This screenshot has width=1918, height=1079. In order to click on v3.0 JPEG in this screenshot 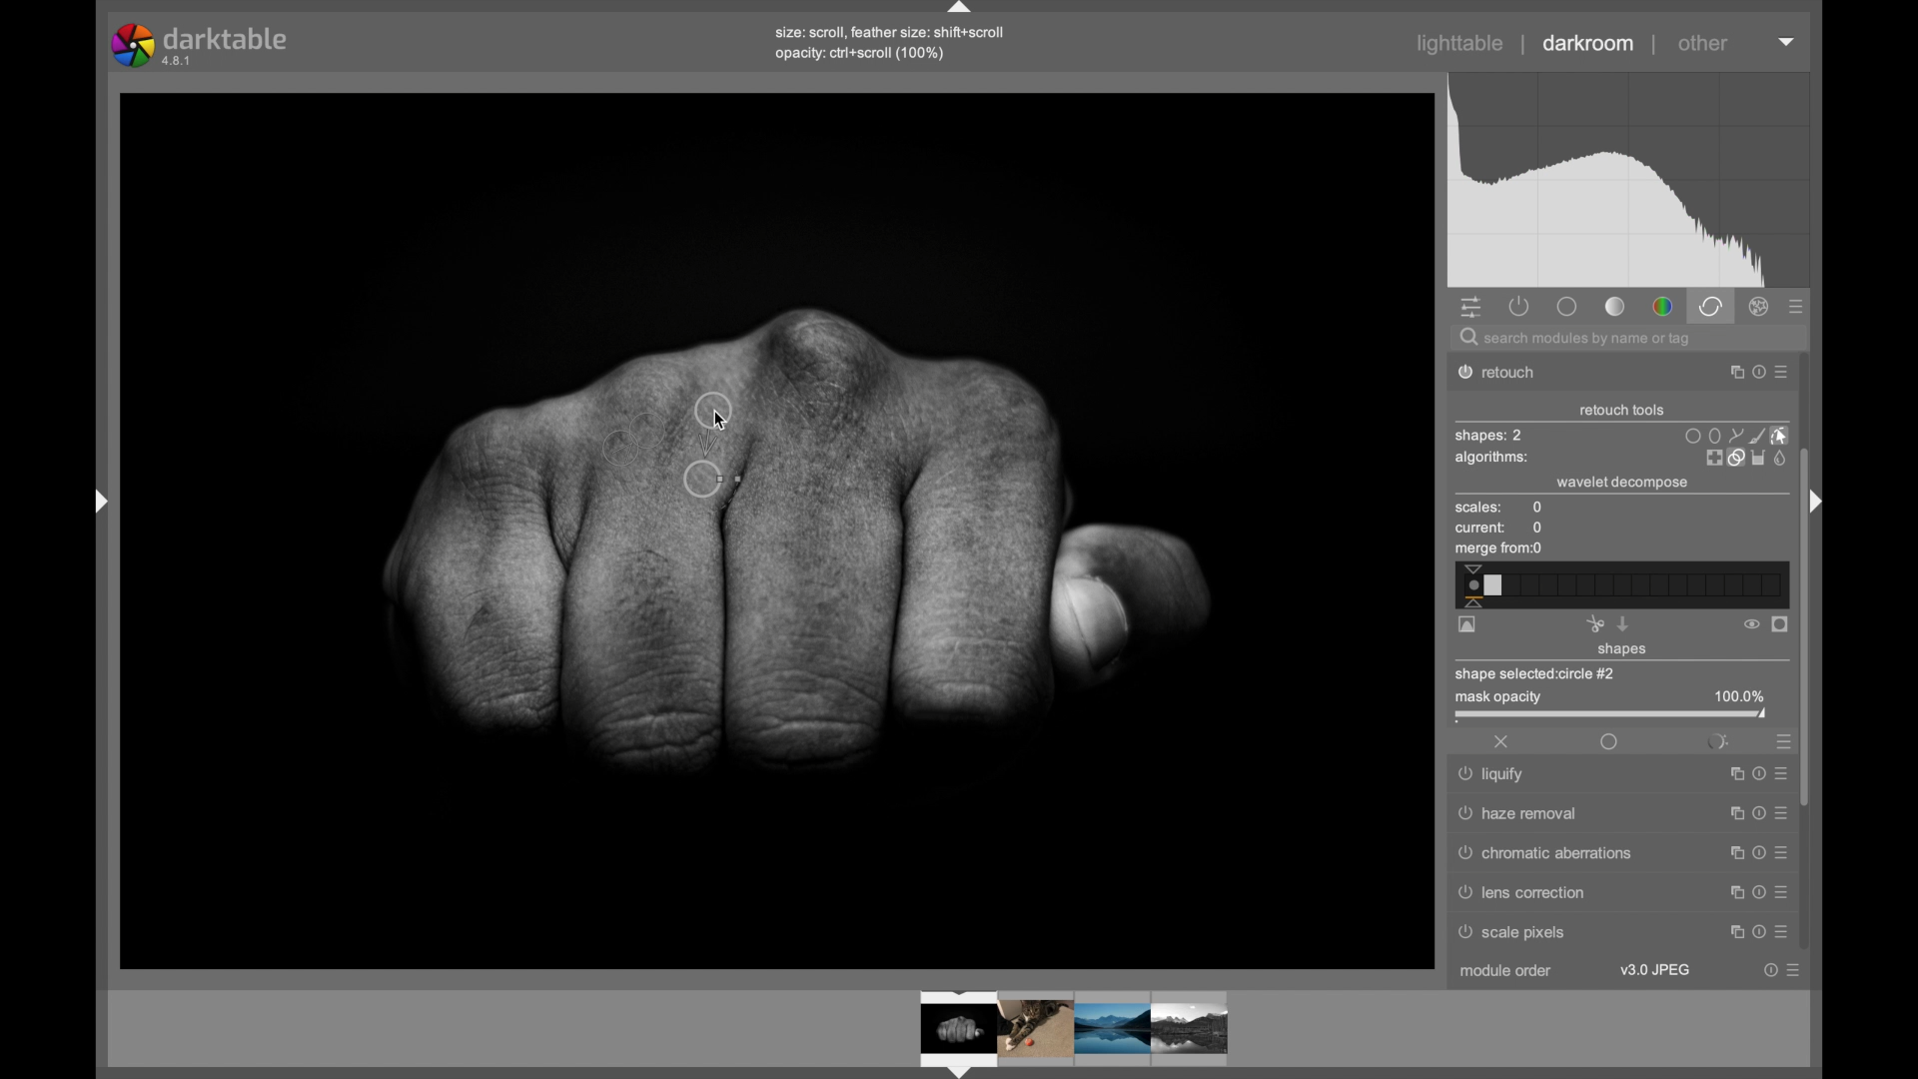, I will do `click(1655, 970)`.